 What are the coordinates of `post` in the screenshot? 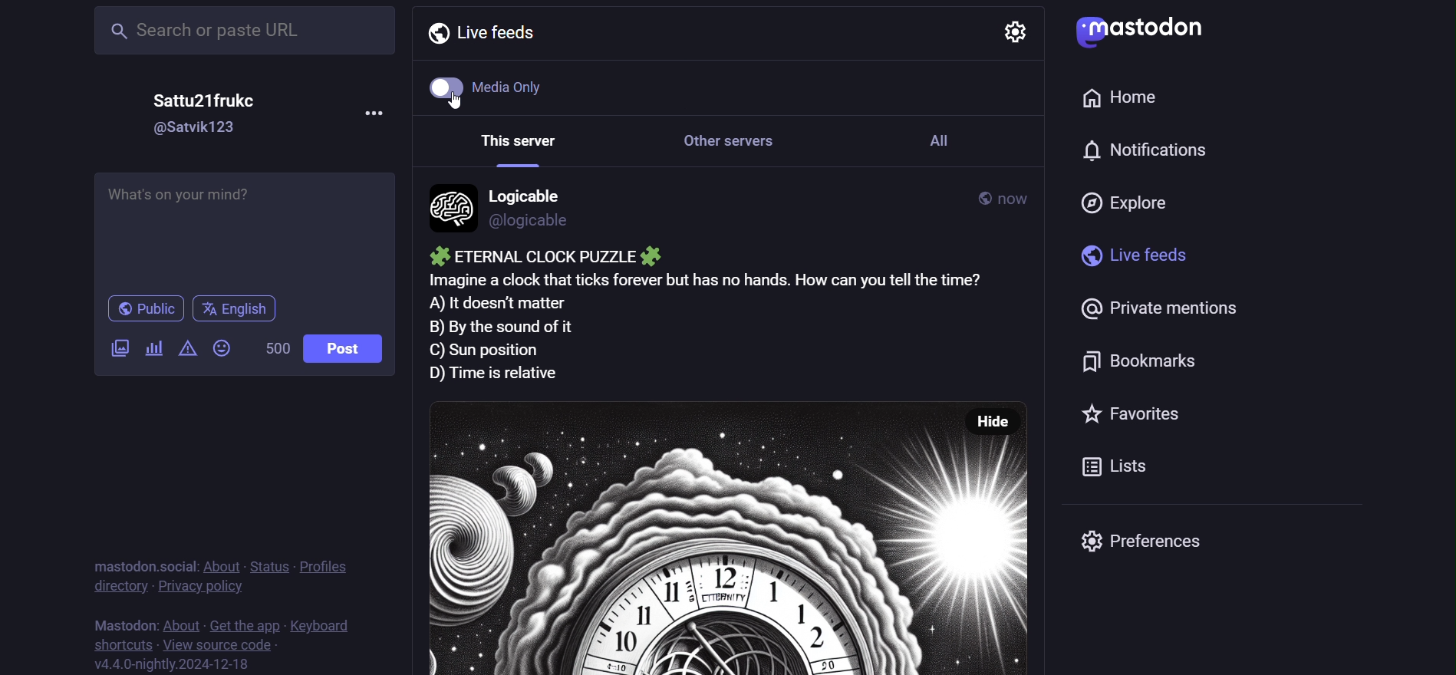 It's located at (353, 351).